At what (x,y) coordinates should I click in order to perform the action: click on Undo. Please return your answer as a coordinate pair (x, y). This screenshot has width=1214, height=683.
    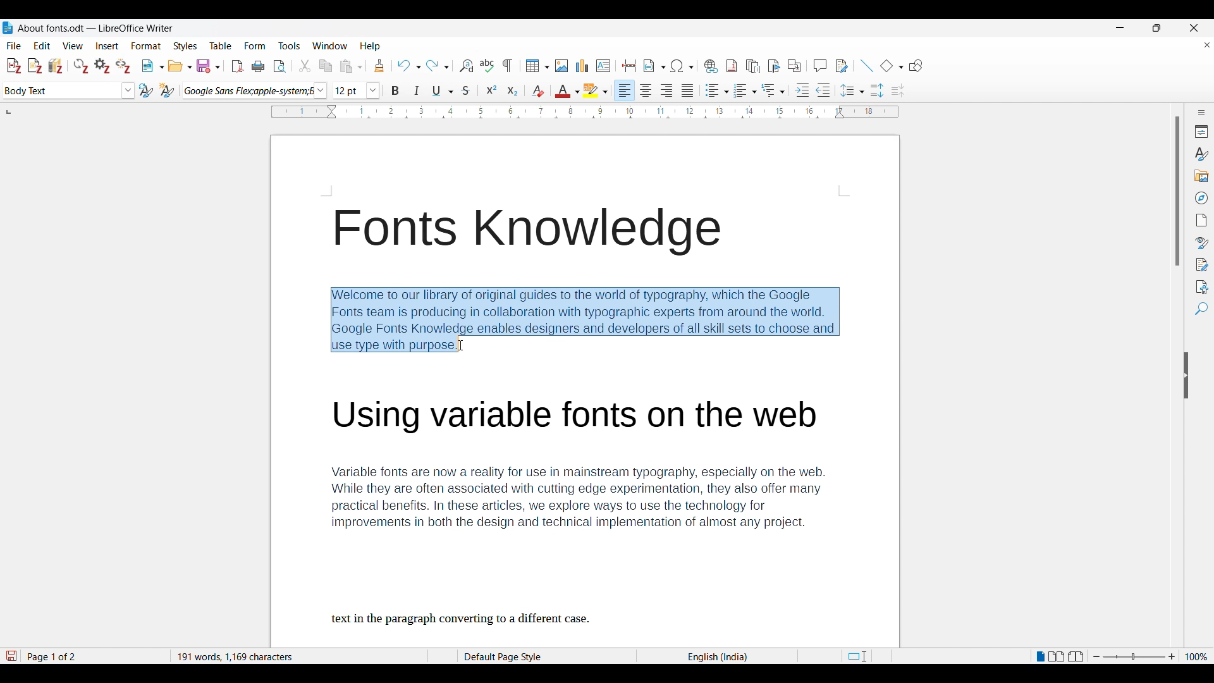
    Looking at the image, I should click on (408, 66).